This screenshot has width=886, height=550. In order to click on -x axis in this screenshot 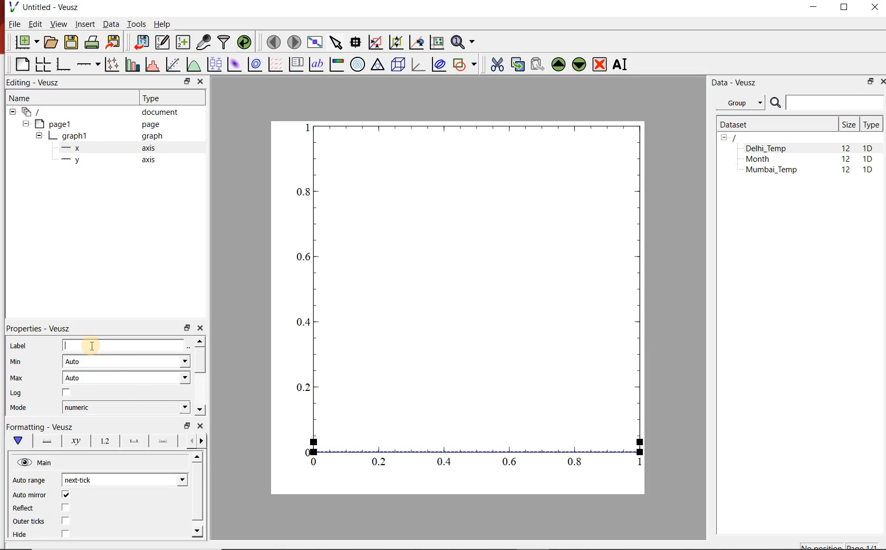, I will do `click(104, 149)`.